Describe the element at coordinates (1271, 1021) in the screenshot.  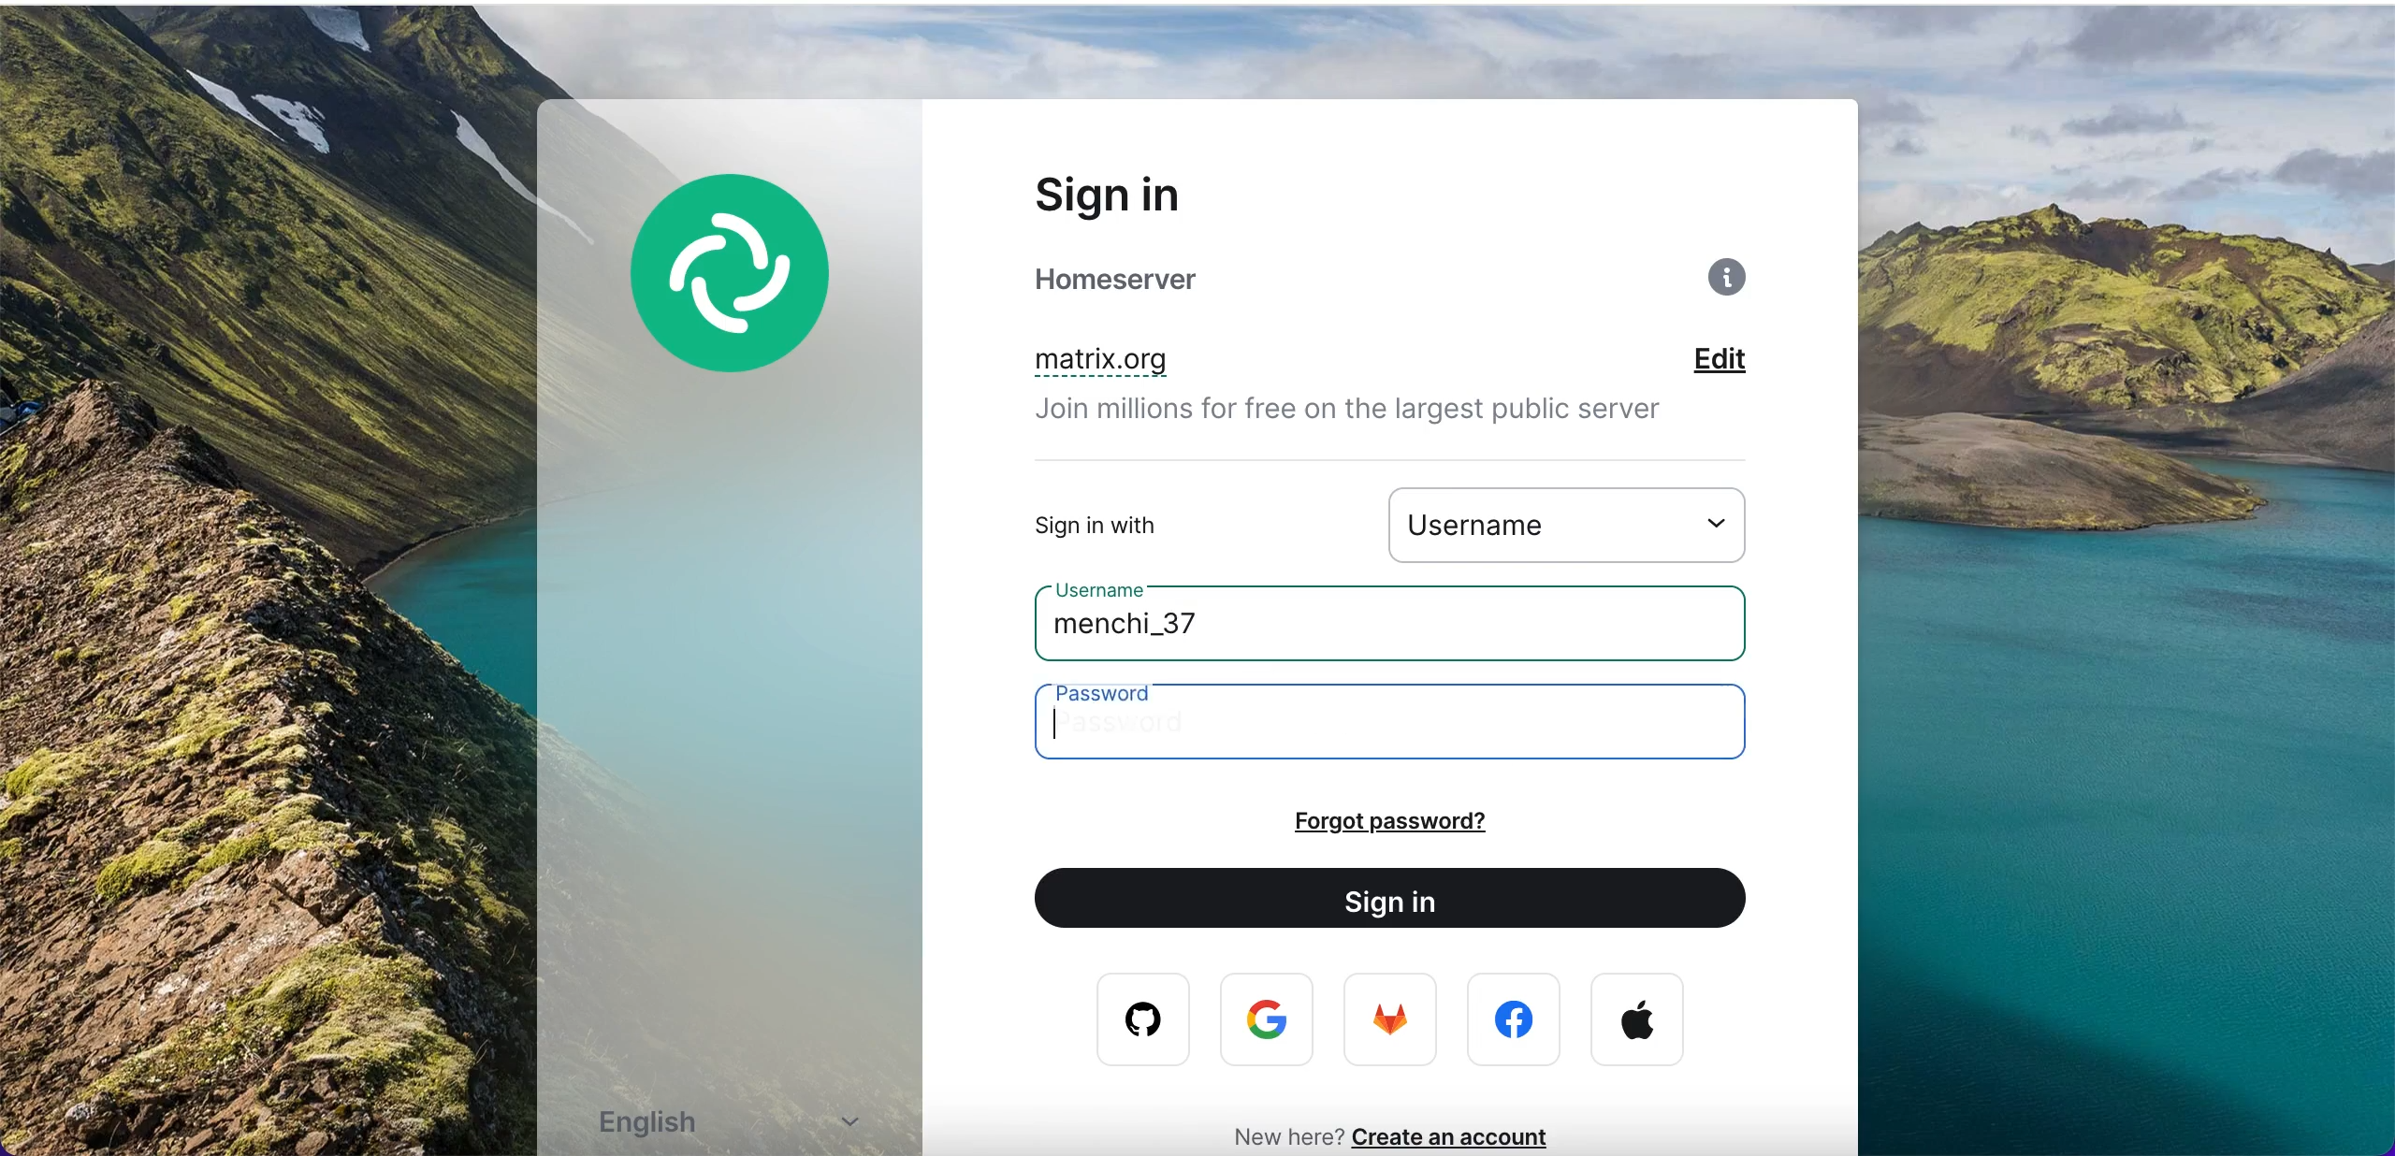
I see `google logo` at that location.